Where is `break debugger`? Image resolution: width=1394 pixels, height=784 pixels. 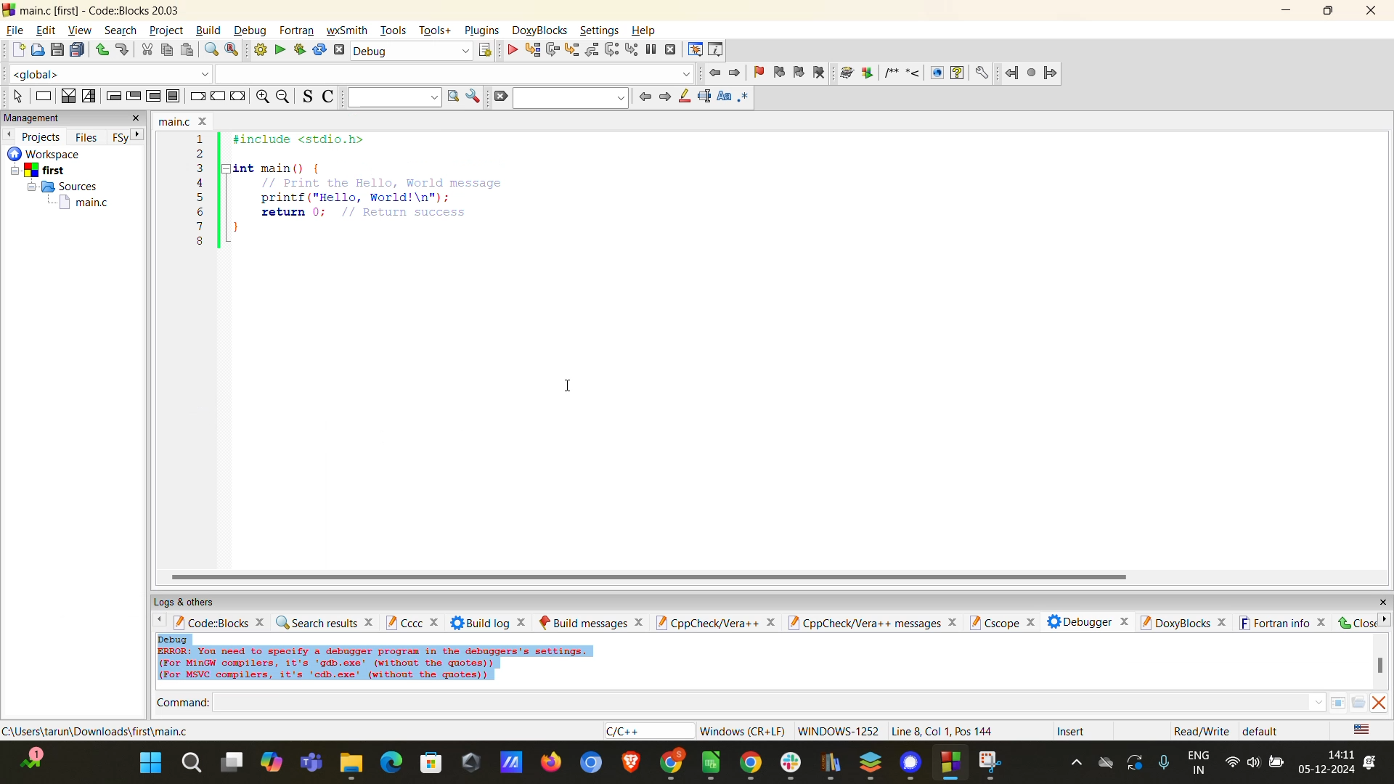
break debugger is located at coordinates (652, 52).